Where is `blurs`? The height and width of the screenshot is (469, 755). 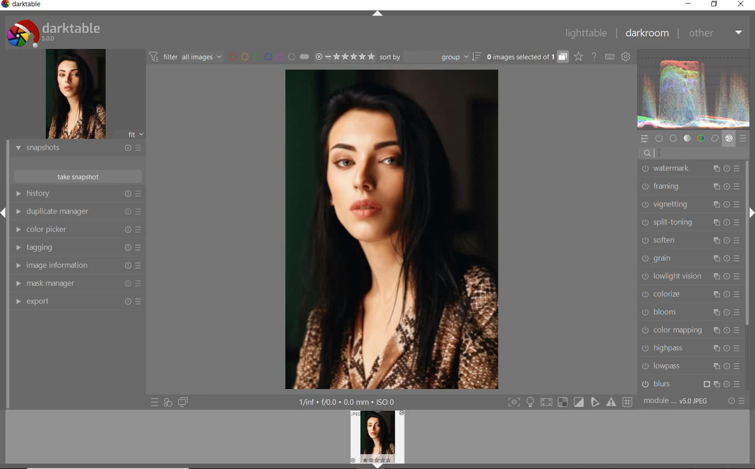
blurs is located at coordinates (693, 383).